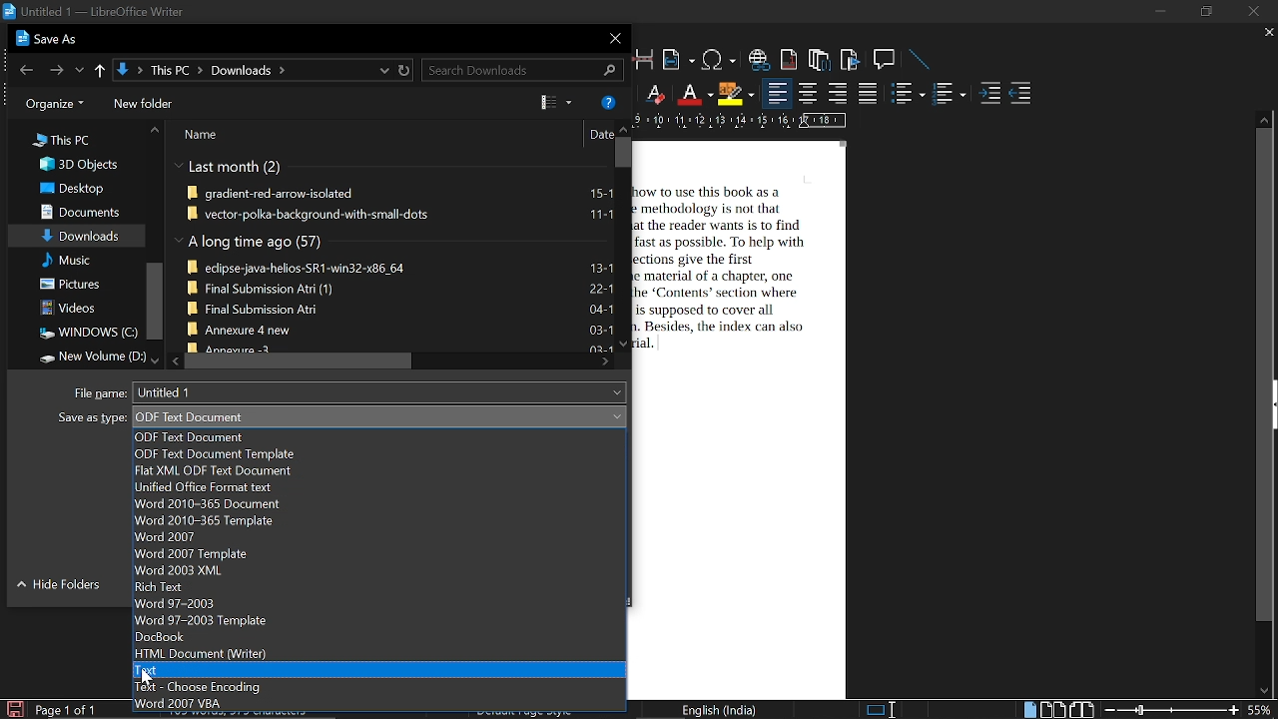  I want to click on word 97, so click(375, 586).